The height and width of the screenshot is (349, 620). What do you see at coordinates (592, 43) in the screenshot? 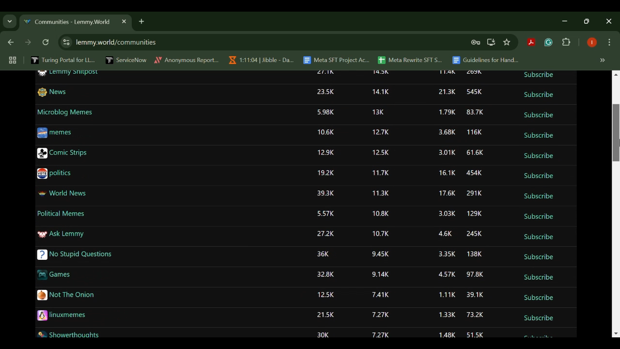
I see `Browser Profile ` at bounding box center [592, 43].